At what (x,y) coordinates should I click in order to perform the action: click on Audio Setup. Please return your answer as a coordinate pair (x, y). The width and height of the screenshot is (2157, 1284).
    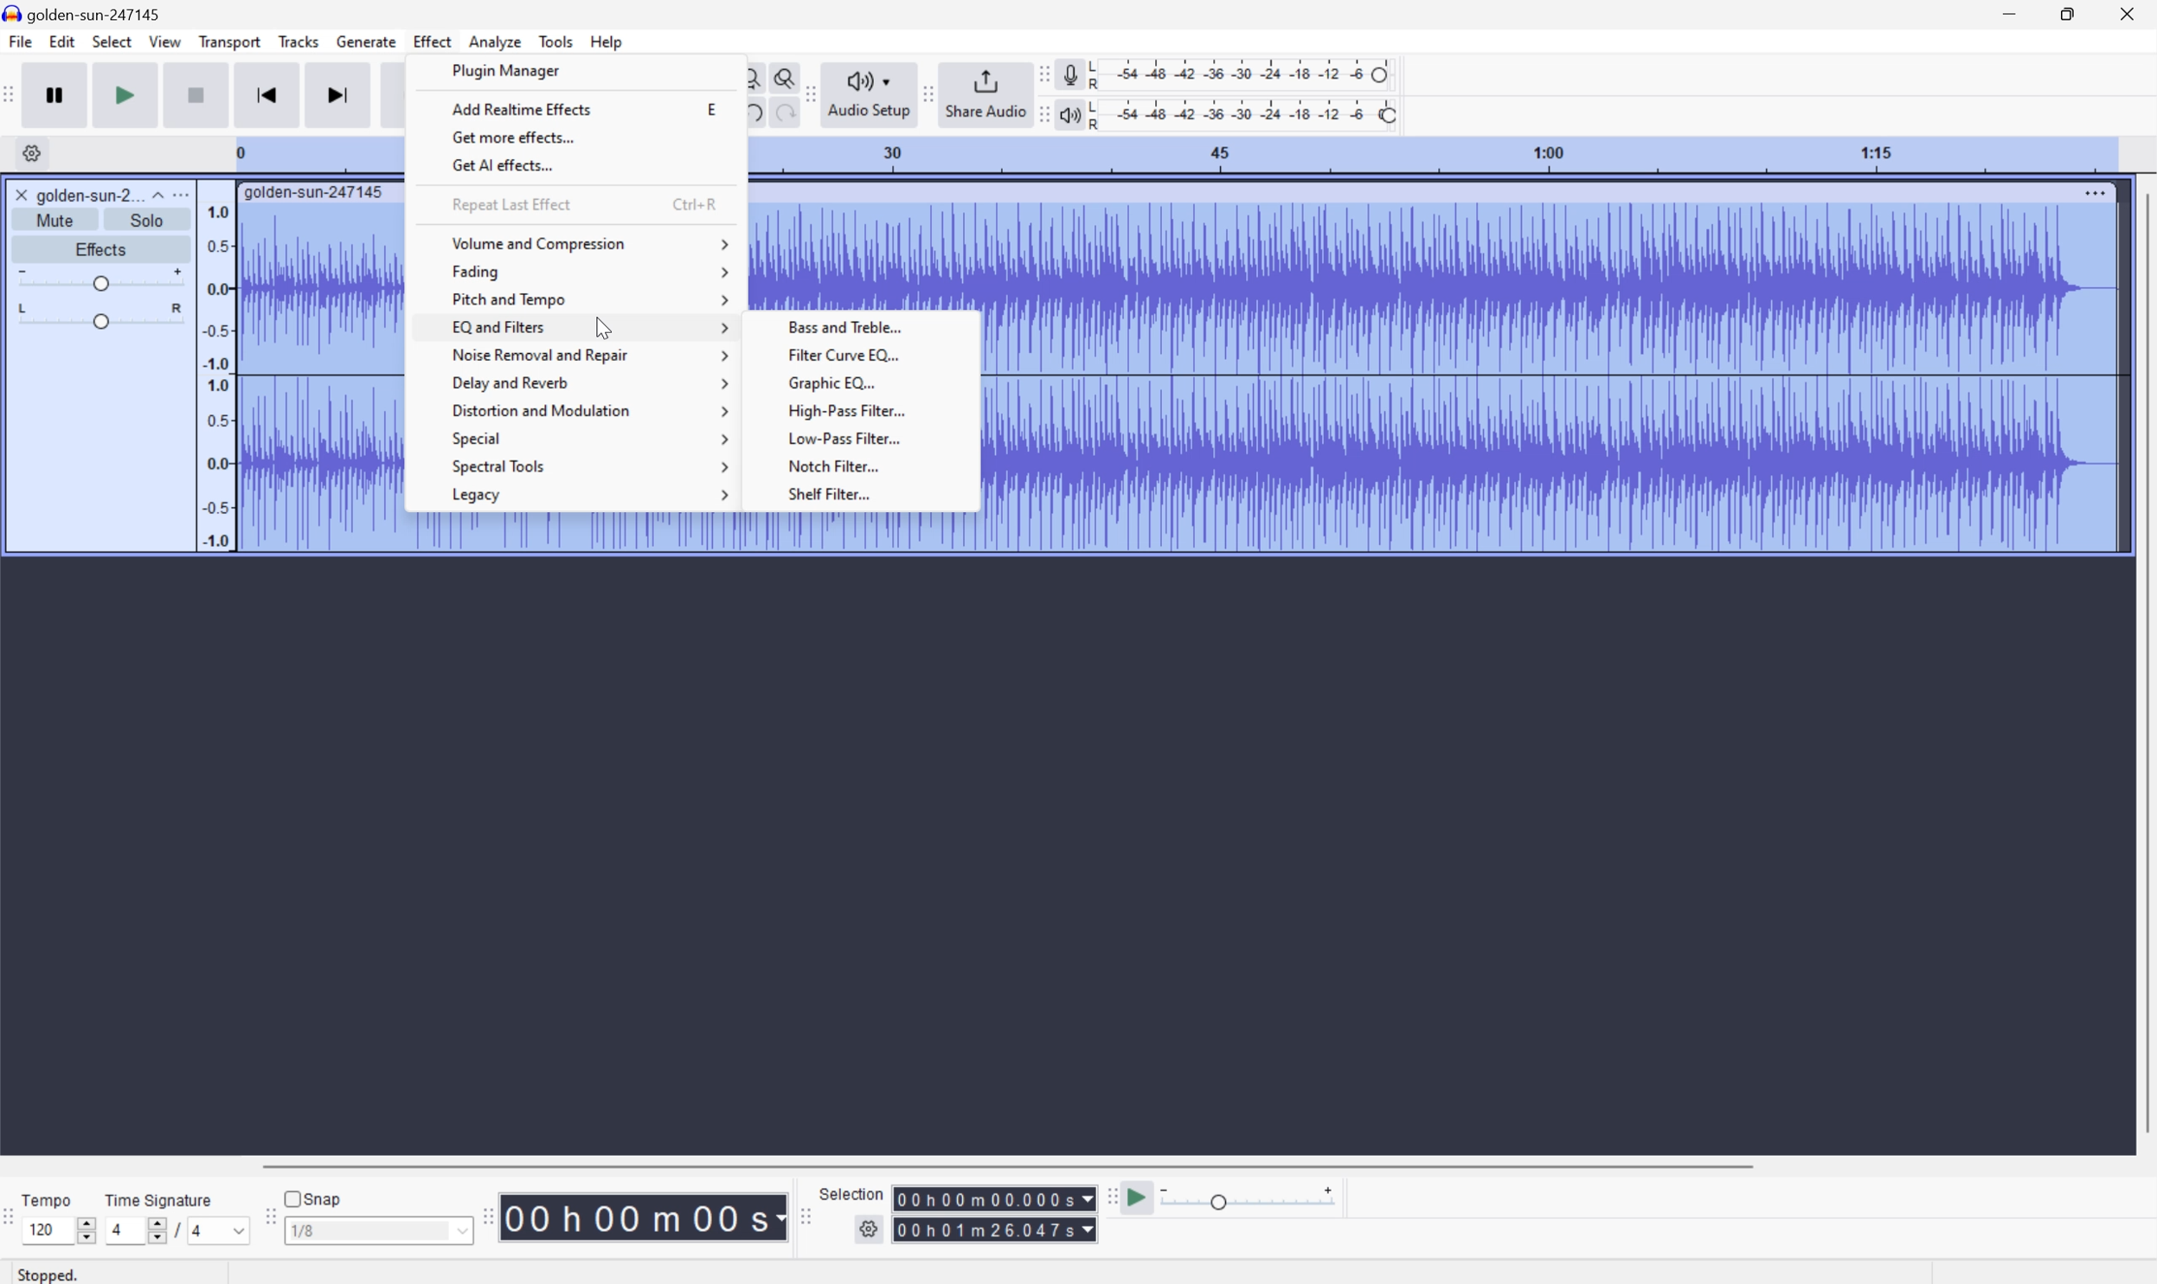
    Looking at the image, I should click on (869, 95).